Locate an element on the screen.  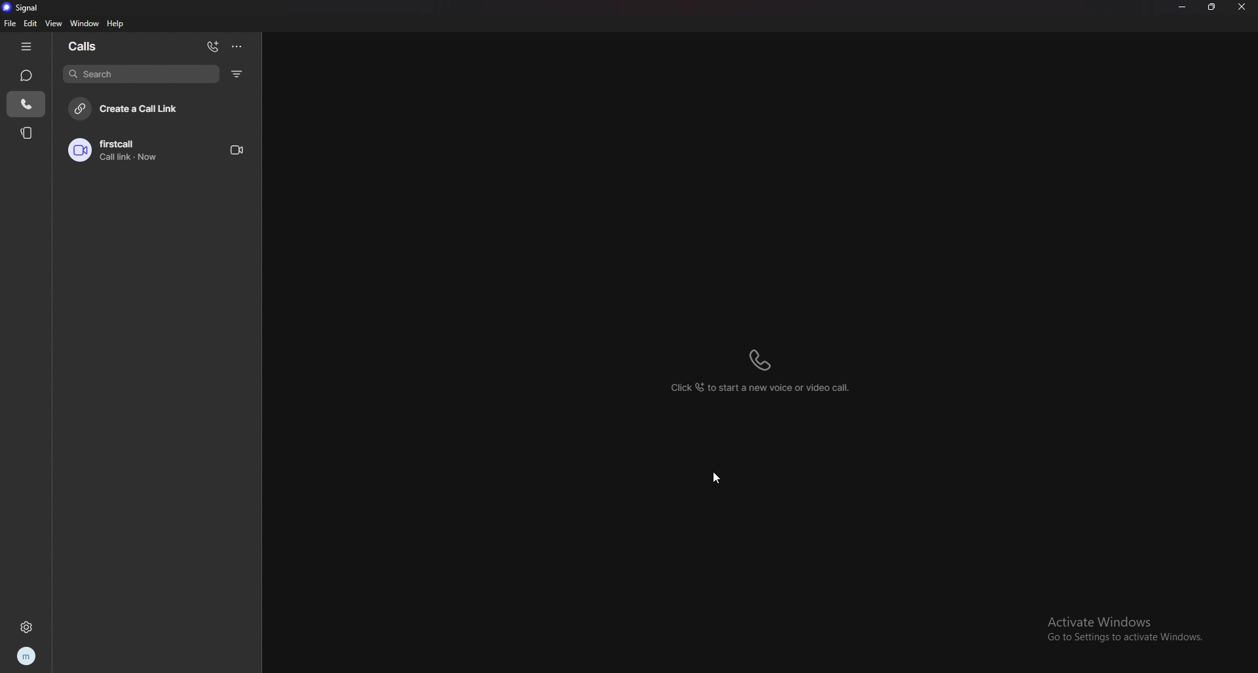
close is located at coordinates (1242, 7).